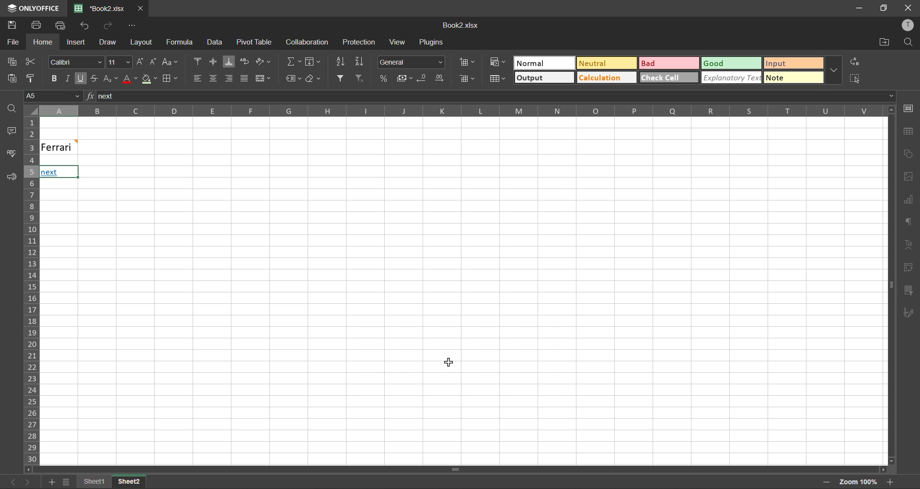 Image resolution: width=920 pixels, height=489 pixels. Describe the element at coordinates (730, 64) in the screenshot. I see `good` at that location.